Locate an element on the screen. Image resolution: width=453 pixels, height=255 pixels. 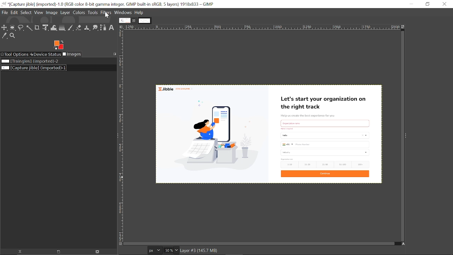
Current file is located at coordinates (33, 68).